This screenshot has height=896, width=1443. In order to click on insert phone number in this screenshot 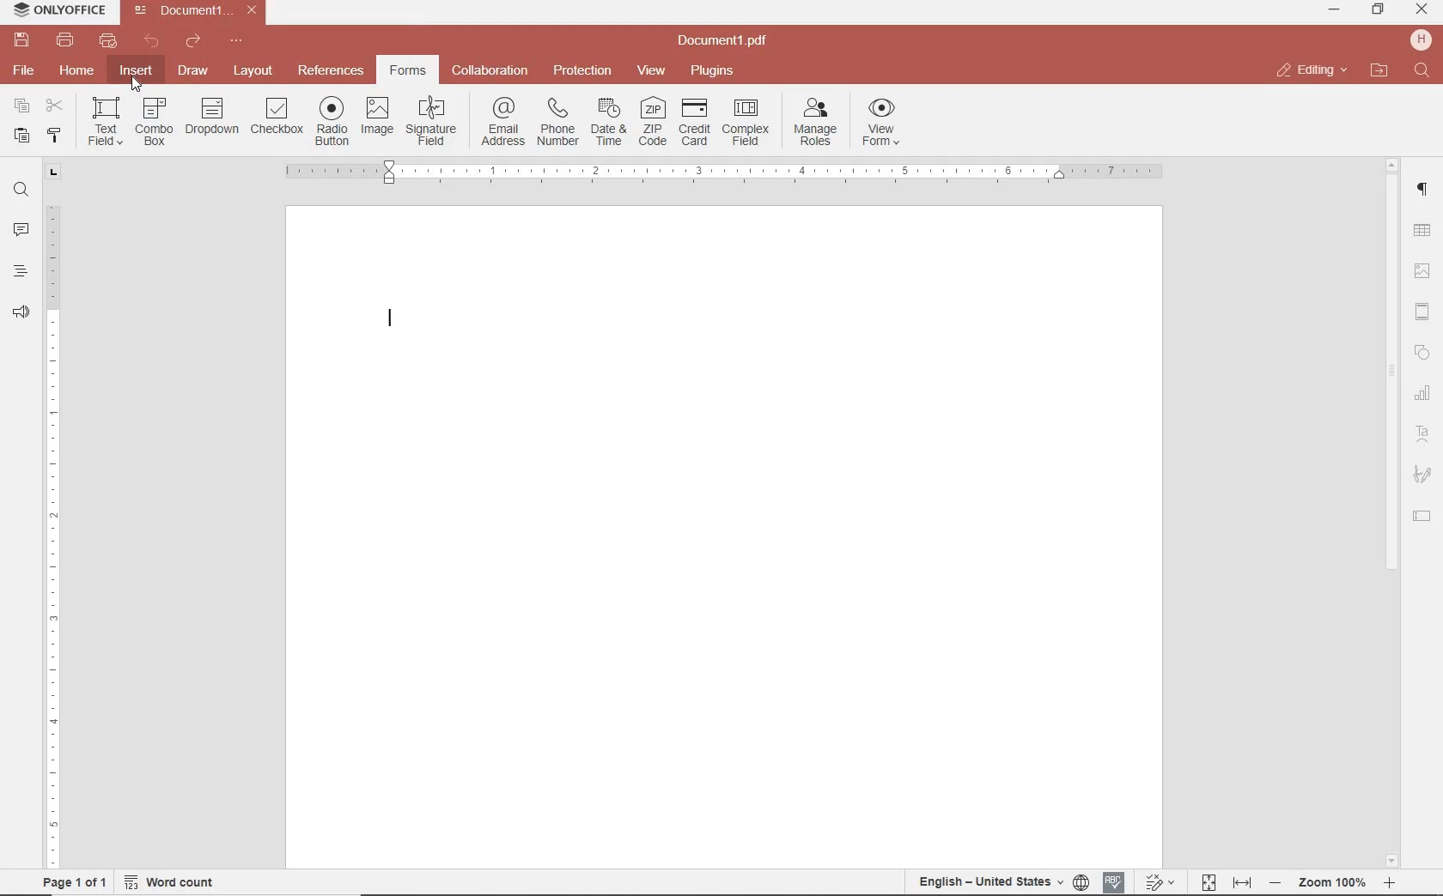, I will do `click(555, 123)`.